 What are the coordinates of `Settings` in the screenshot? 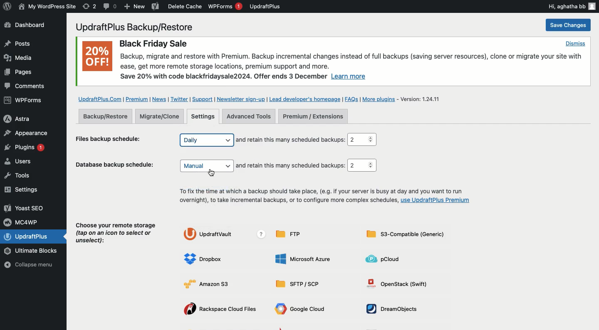 It's located at (204, 117).